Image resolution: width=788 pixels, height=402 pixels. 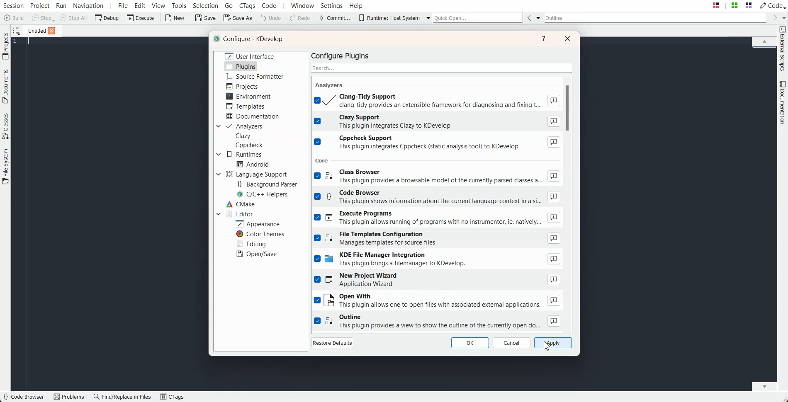 What do you see at coordinates (61, 5) in the screenshot?
I see `Run` at bounding box center [61, 5].